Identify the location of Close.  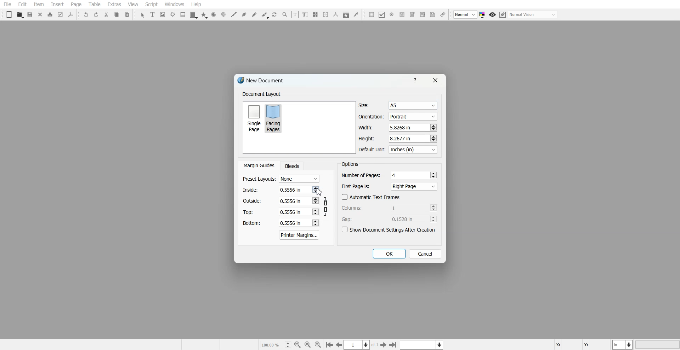
(40, 14).